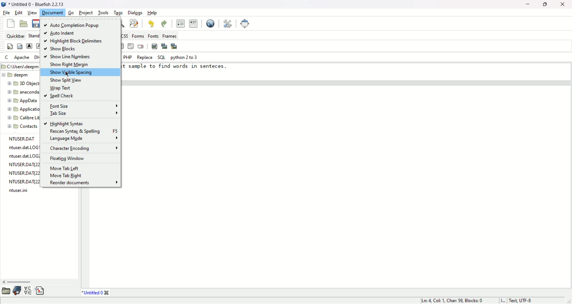 The height and width of the screenshot is (304, 572). What do you see at coordinates (453, 301) in the screenshot?
I see `Ln: 4, Col: 1, Char: 59, Blocks: 0` at bounding box center [453, 301].